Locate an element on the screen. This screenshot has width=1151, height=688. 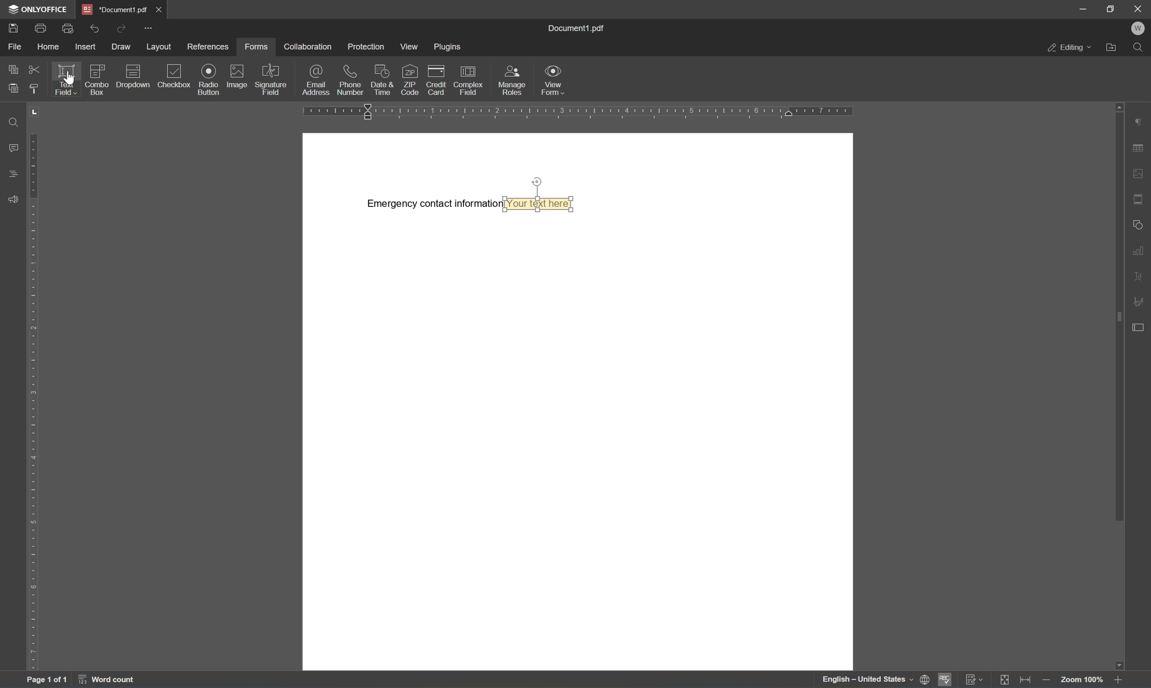
zoom in is located at coordinates (1118, 681).